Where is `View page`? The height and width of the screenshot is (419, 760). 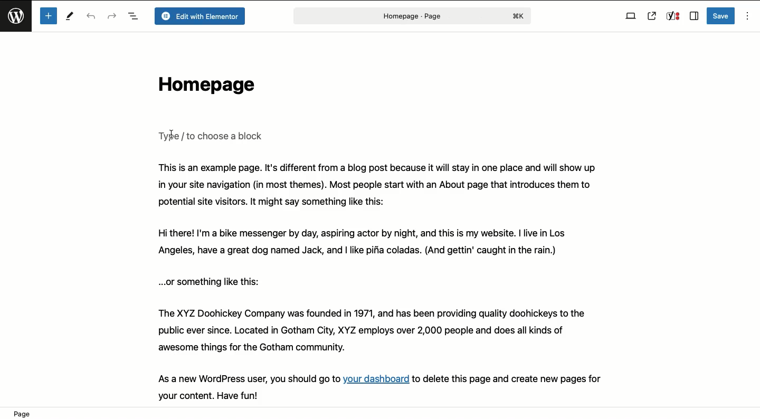
View page is located at coordinates (652, 16).